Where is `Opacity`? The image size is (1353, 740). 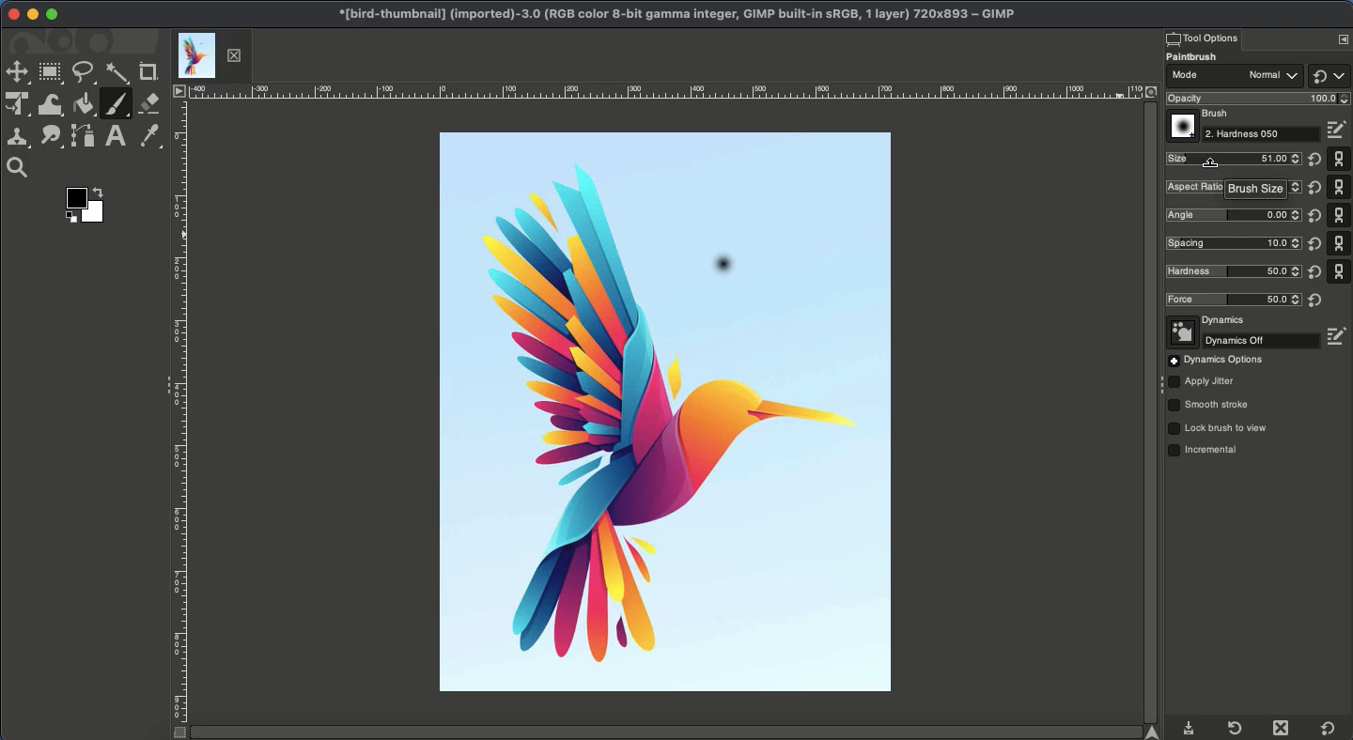 Opacity is located at coordinates (1255, 99).